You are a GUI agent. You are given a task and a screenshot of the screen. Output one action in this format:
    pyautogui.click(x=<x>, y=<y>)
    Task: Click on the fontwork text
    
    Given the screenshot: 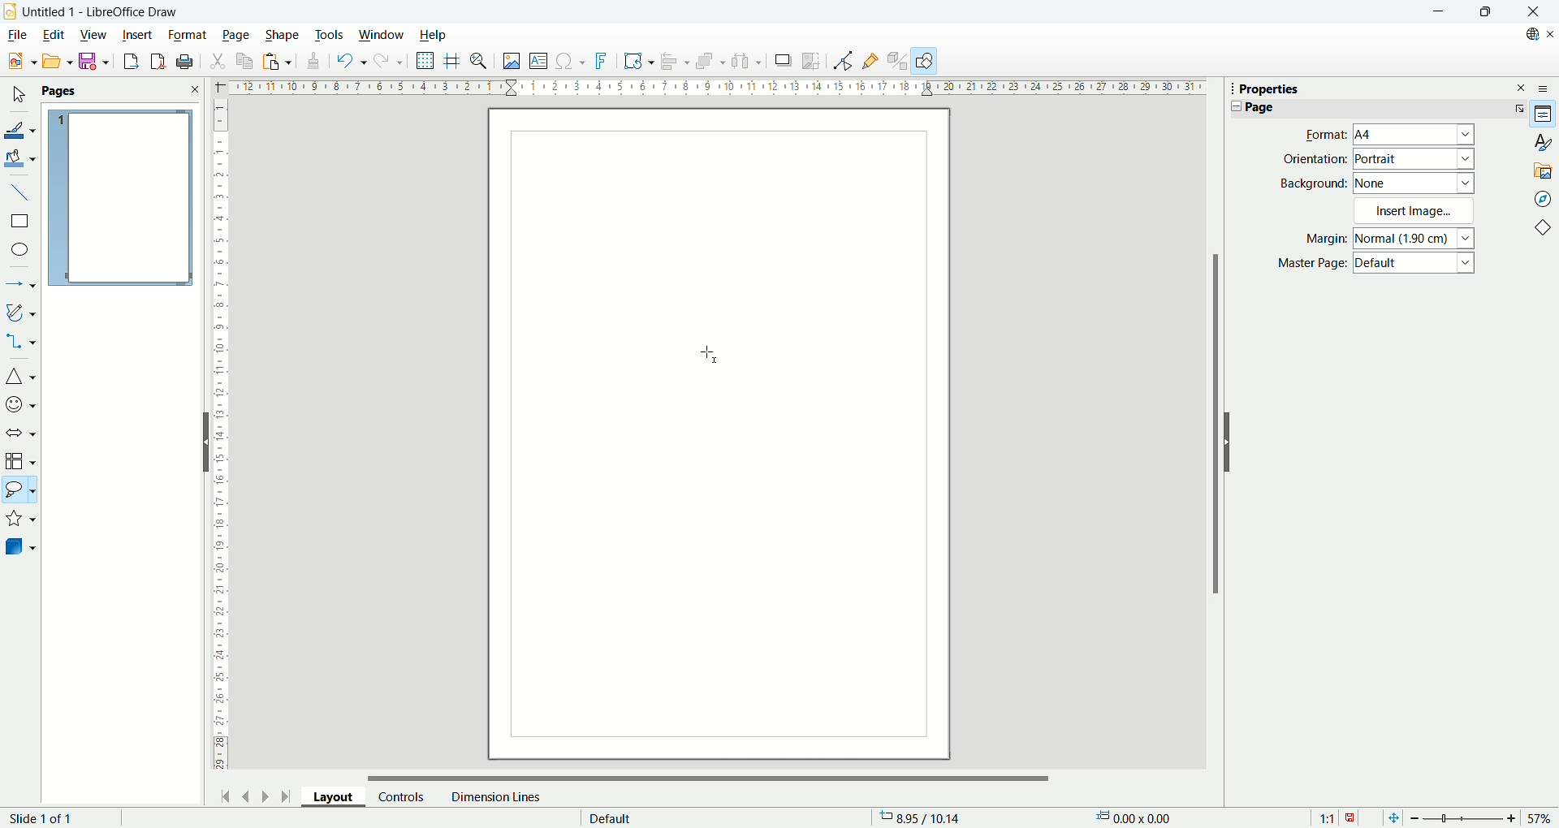 What is the action you would take?
    pyautogui.click(x=638, y=62)
    